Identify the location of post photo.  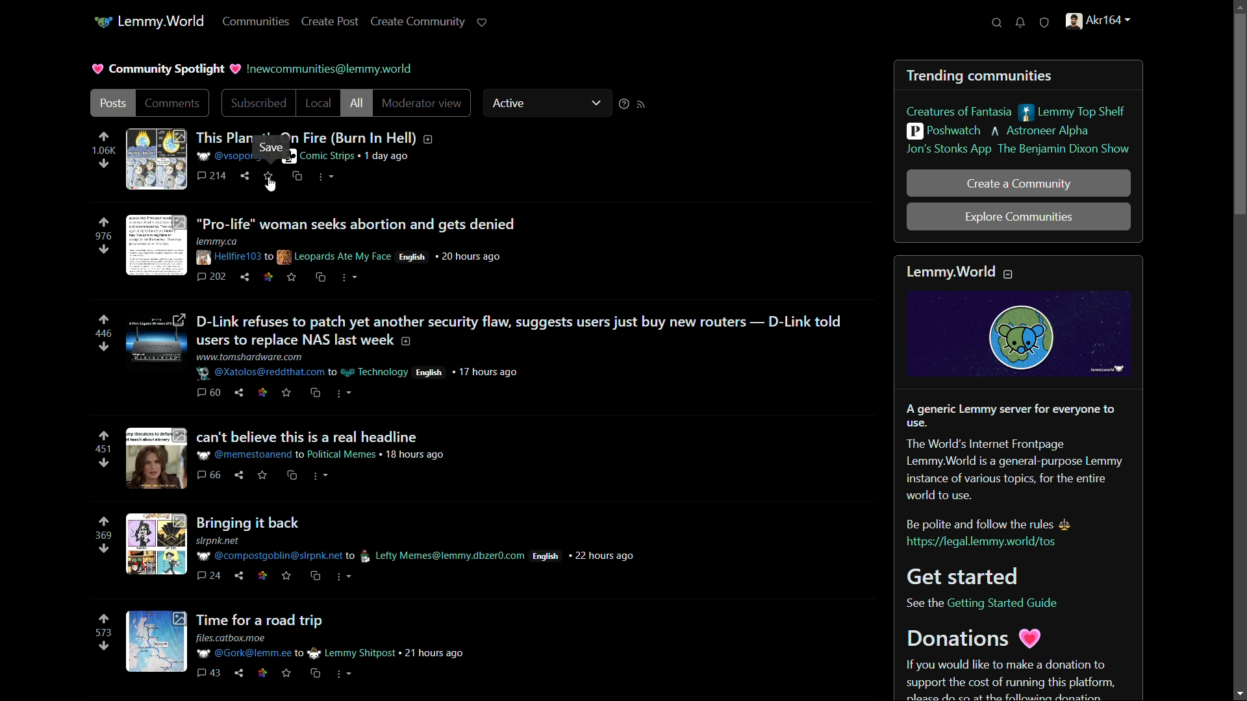
(155, 160).